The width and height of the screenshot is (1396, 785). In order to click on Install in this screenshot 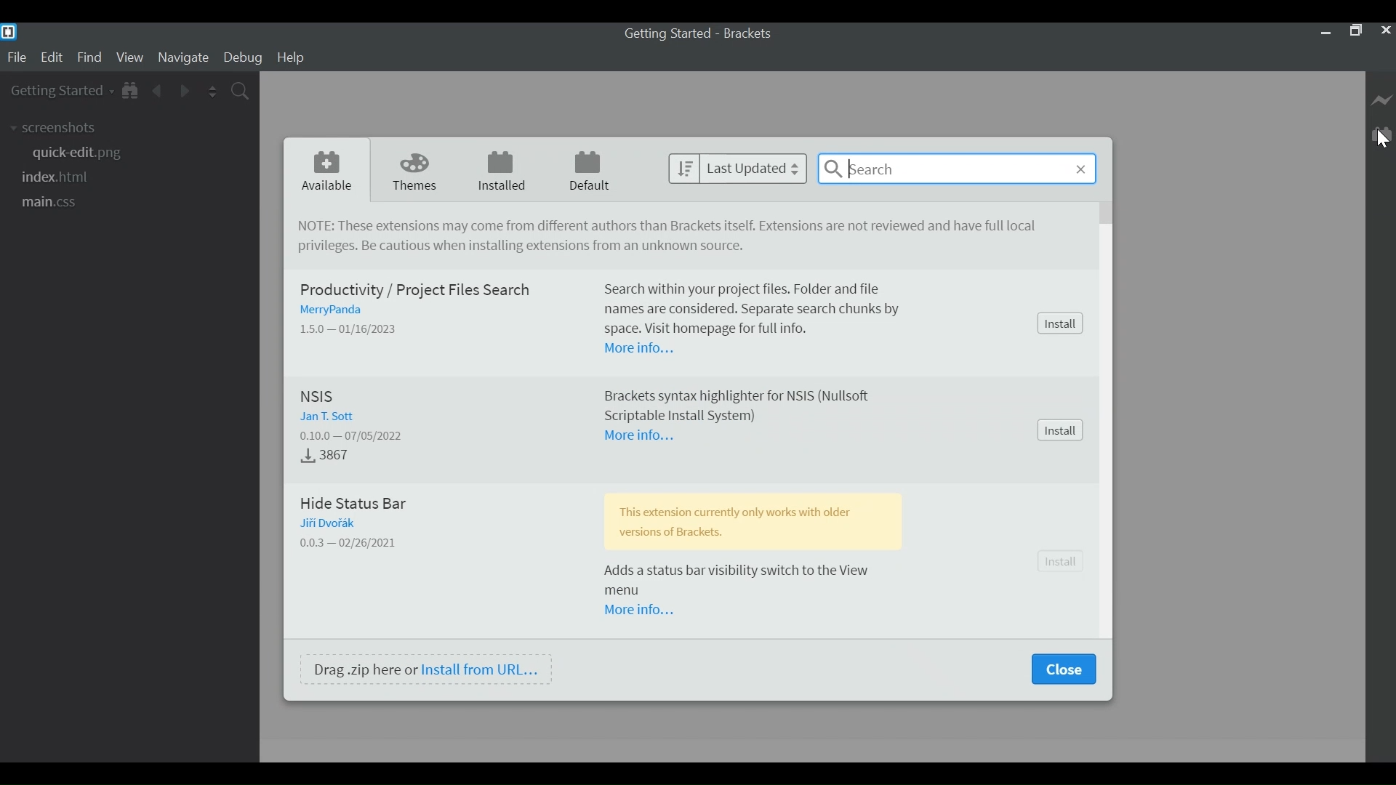, I will do `click(1062, 563)`.